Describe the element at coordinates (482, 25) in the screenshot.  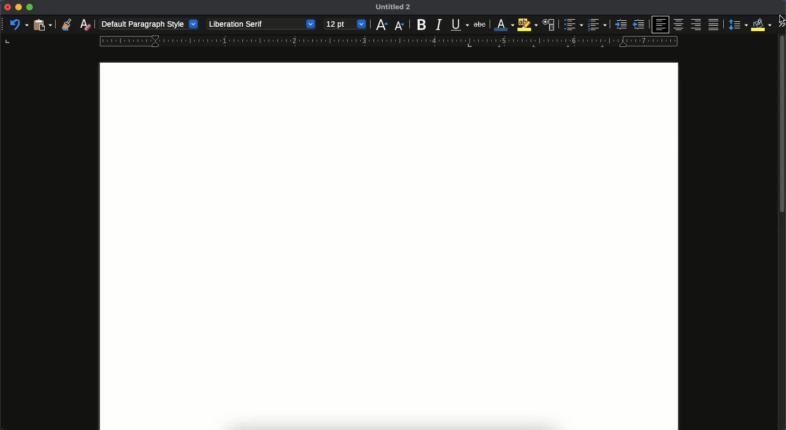
I see `strikethrough` at that location.